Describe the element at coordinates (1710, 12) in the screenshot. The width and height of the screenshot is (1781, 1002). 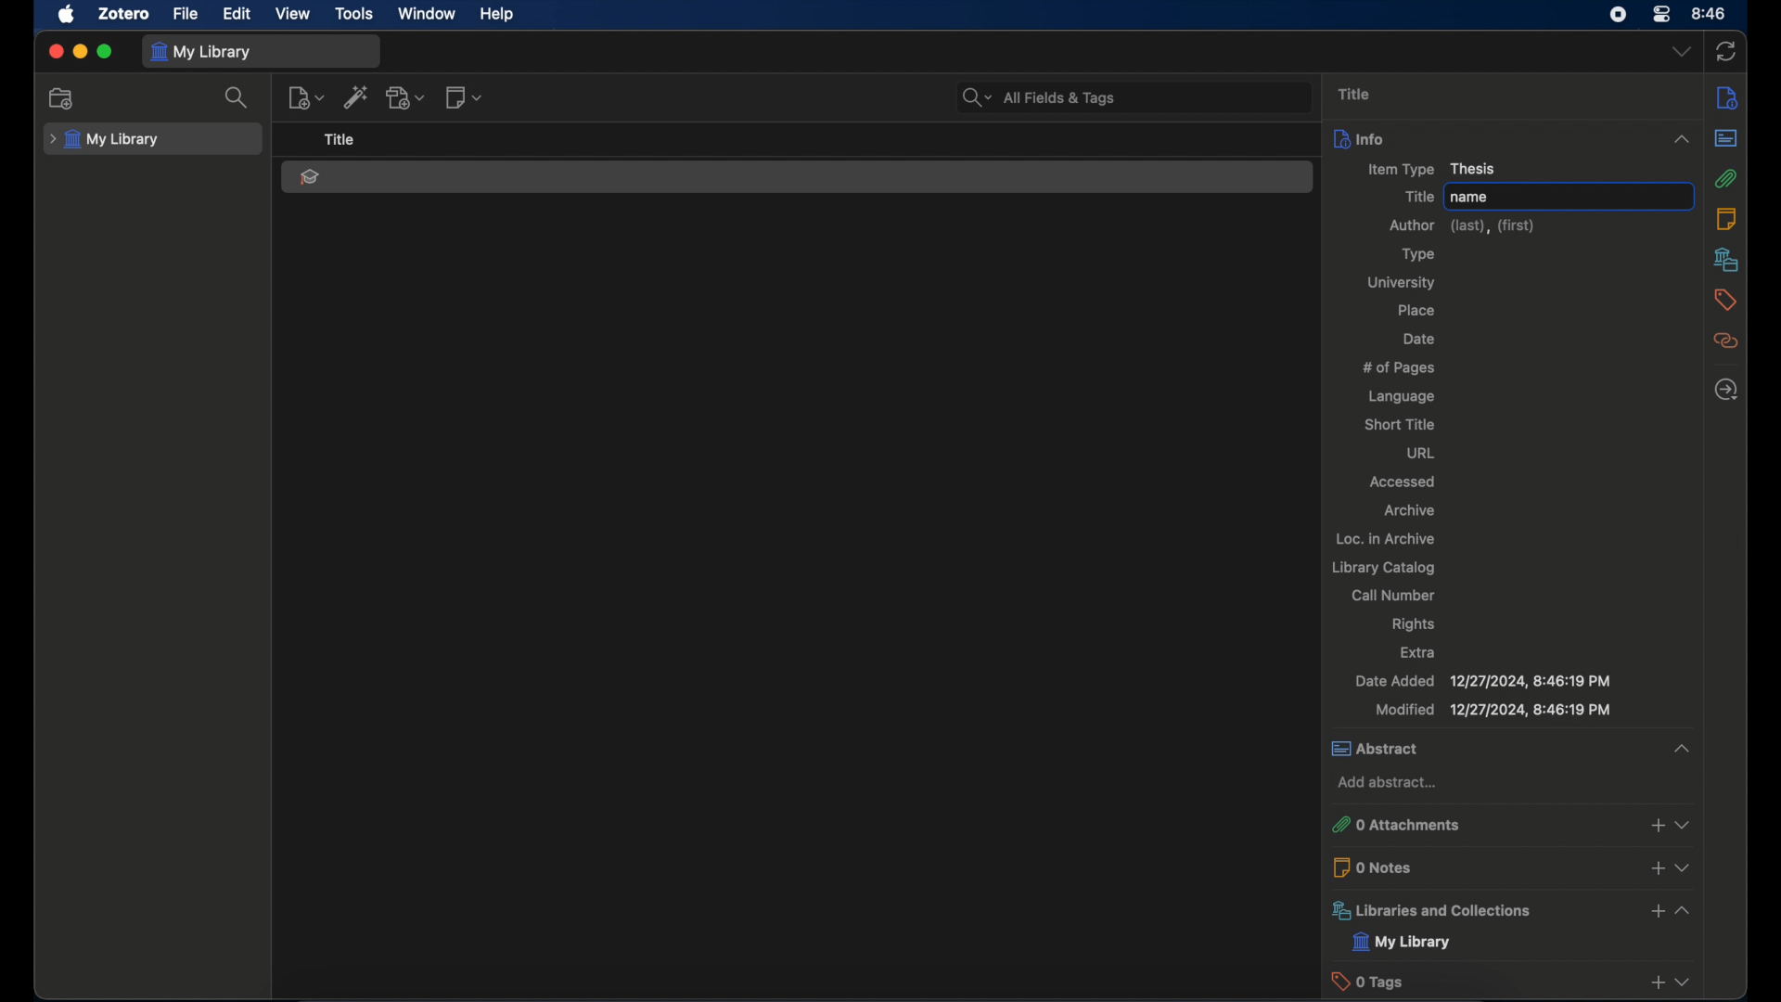
I see `time` at that location.